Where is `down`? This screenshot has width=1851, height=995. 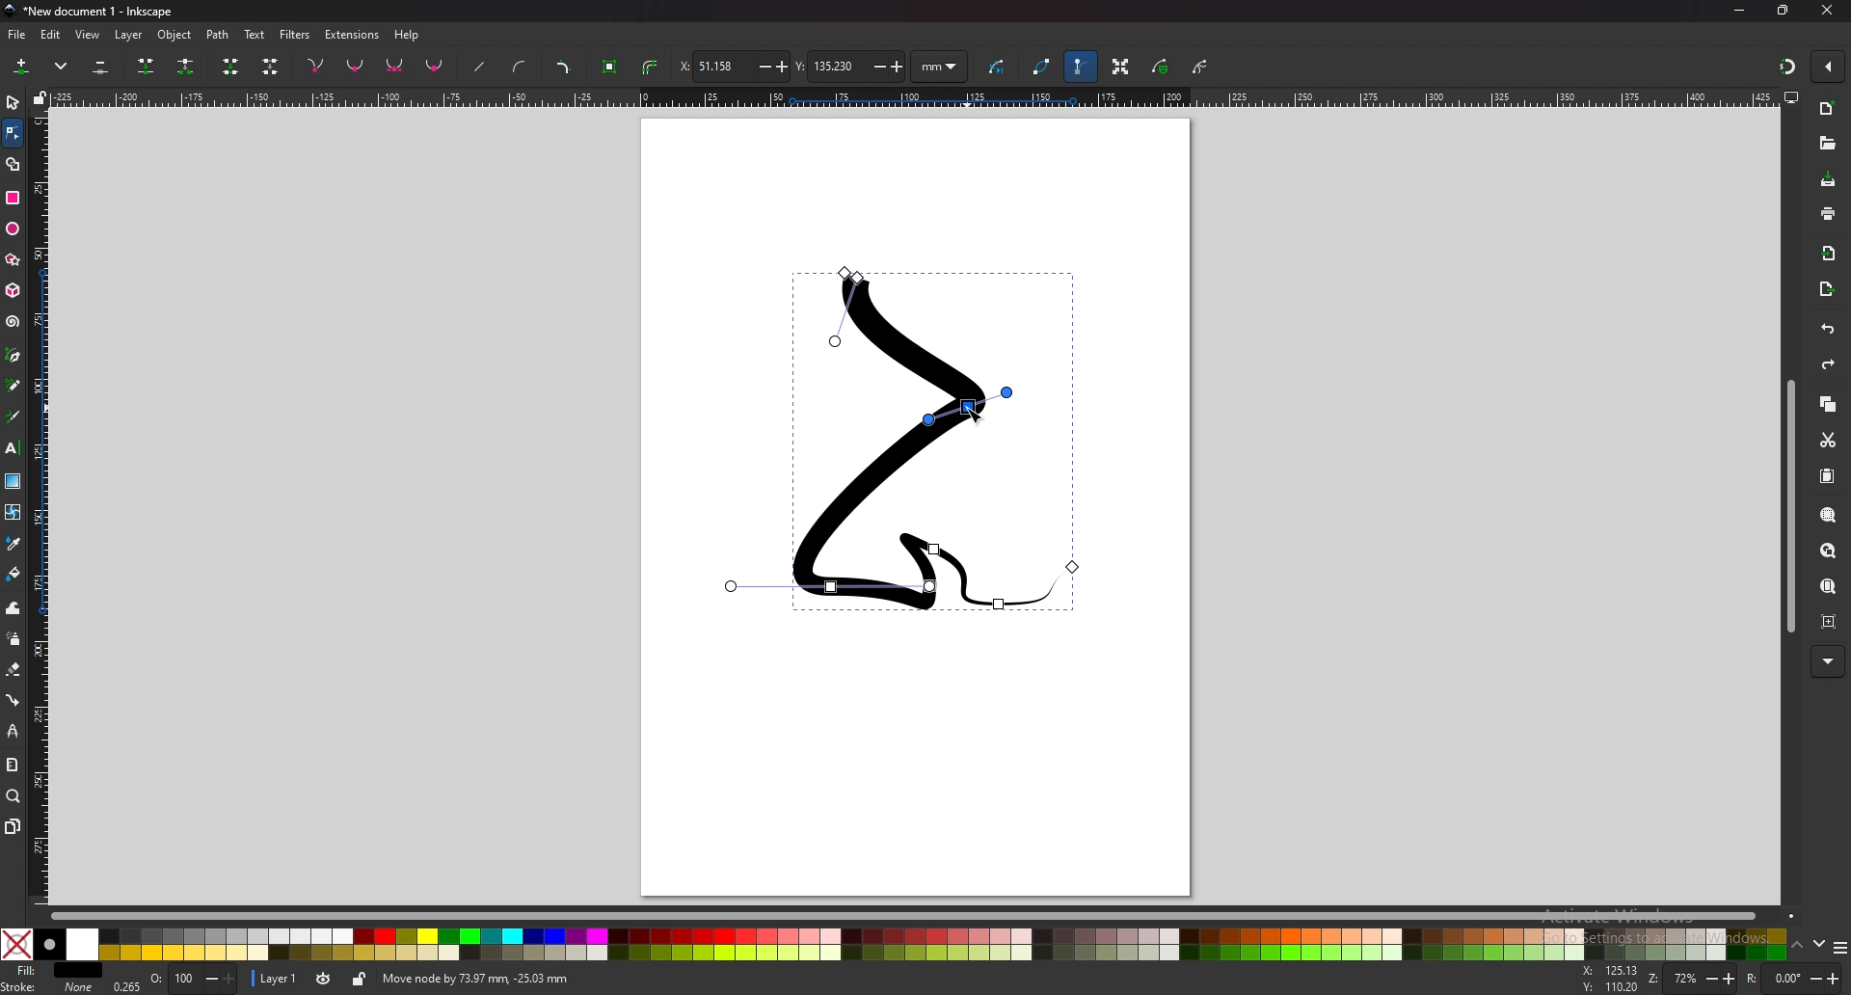
down is located at coordinates (1819, 945).